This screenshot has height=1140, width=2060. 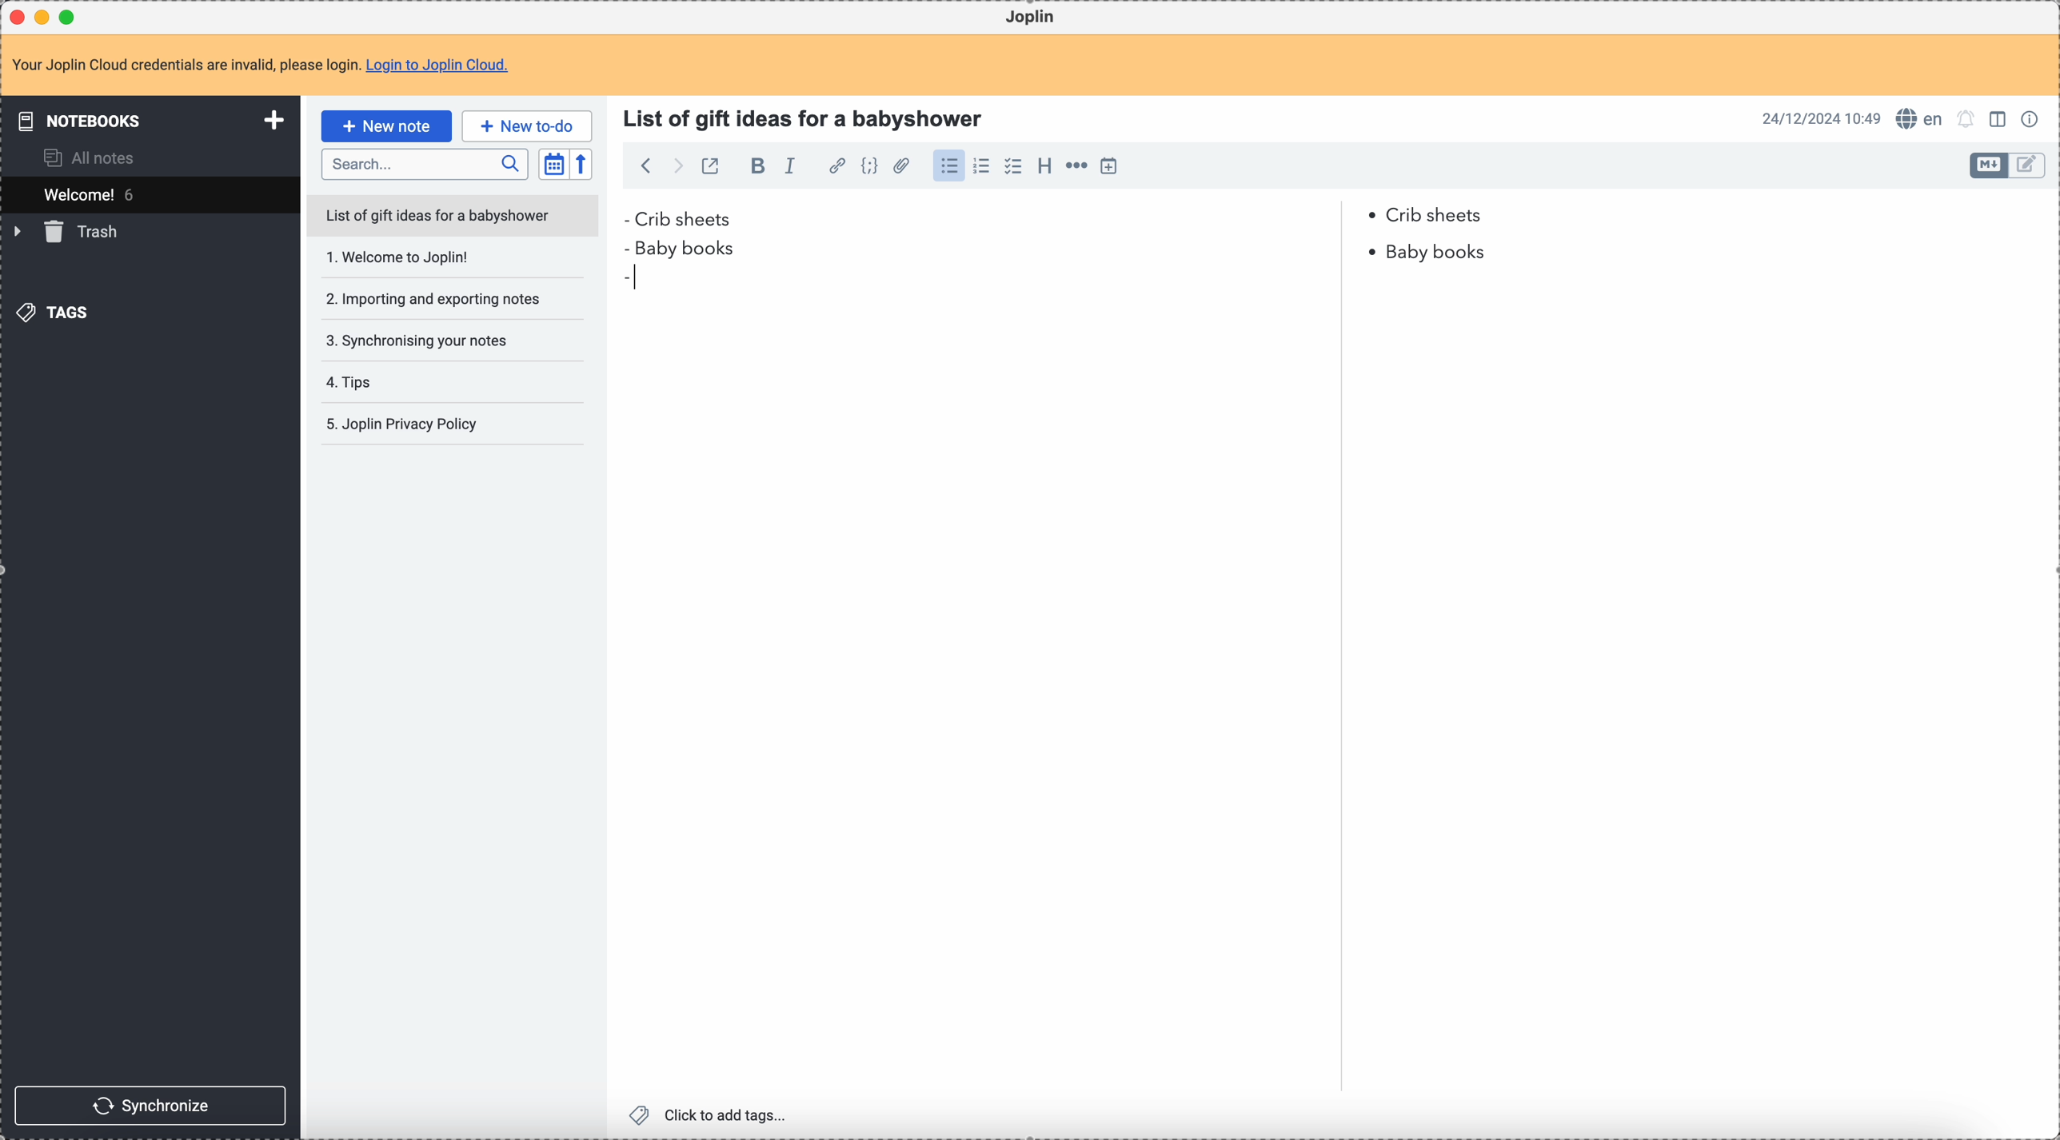 I want to click on toggle edit layout, so click(x=1988, y=165).